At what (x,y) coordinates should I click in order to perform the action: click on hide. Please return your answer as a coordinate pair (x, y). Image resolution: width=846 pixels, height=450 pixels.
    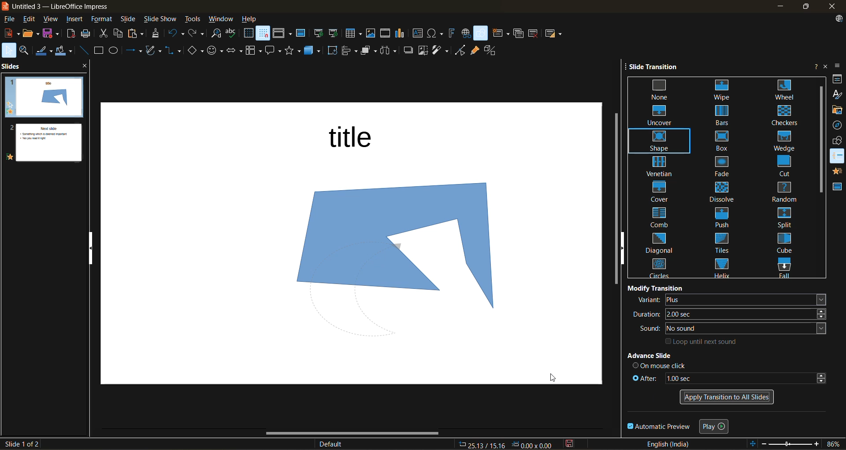
    Looking at the image, I should click on (93, 249).